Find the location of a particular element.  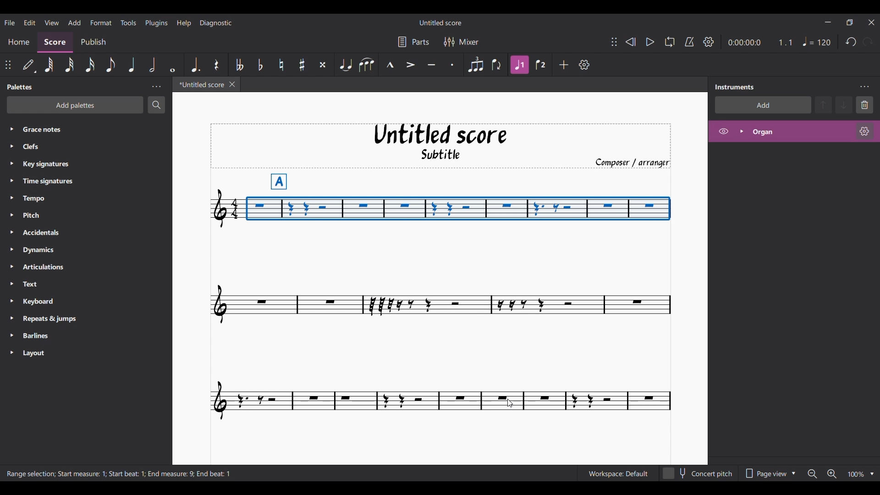

Accent is located at coordinates (410, 65).